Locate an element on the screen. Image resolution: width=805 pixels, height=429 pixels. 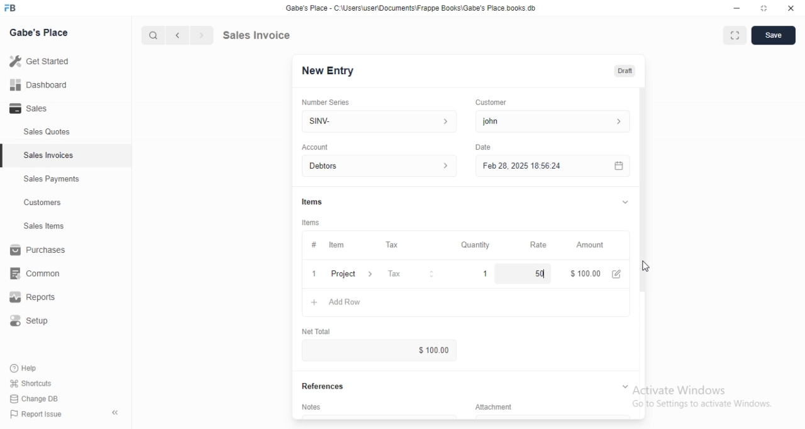
Shortcuts is located at coordinates (38, 382).